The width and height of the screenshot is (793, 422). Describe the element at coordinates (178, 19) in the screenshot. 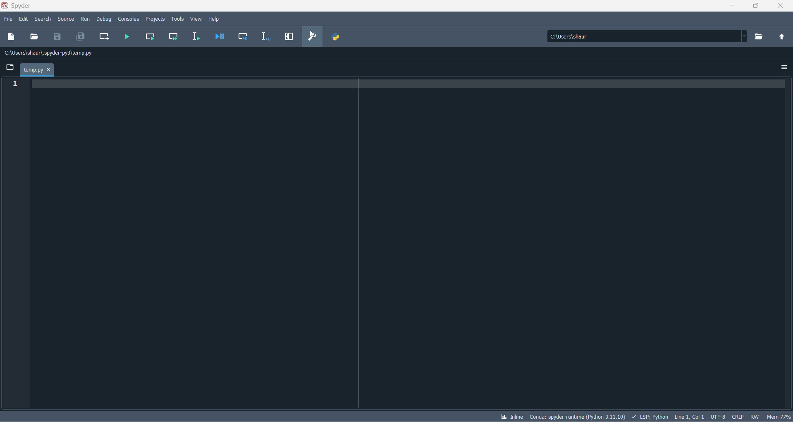

I see `tools` at that location.